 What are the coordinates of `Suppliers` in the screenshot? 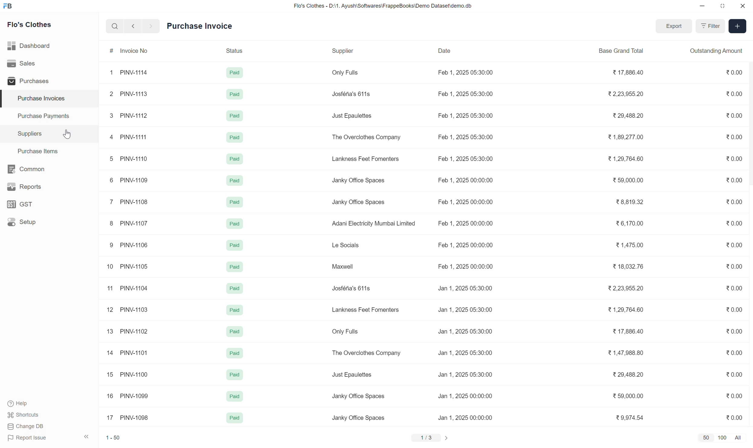 It's located at (49, 134).